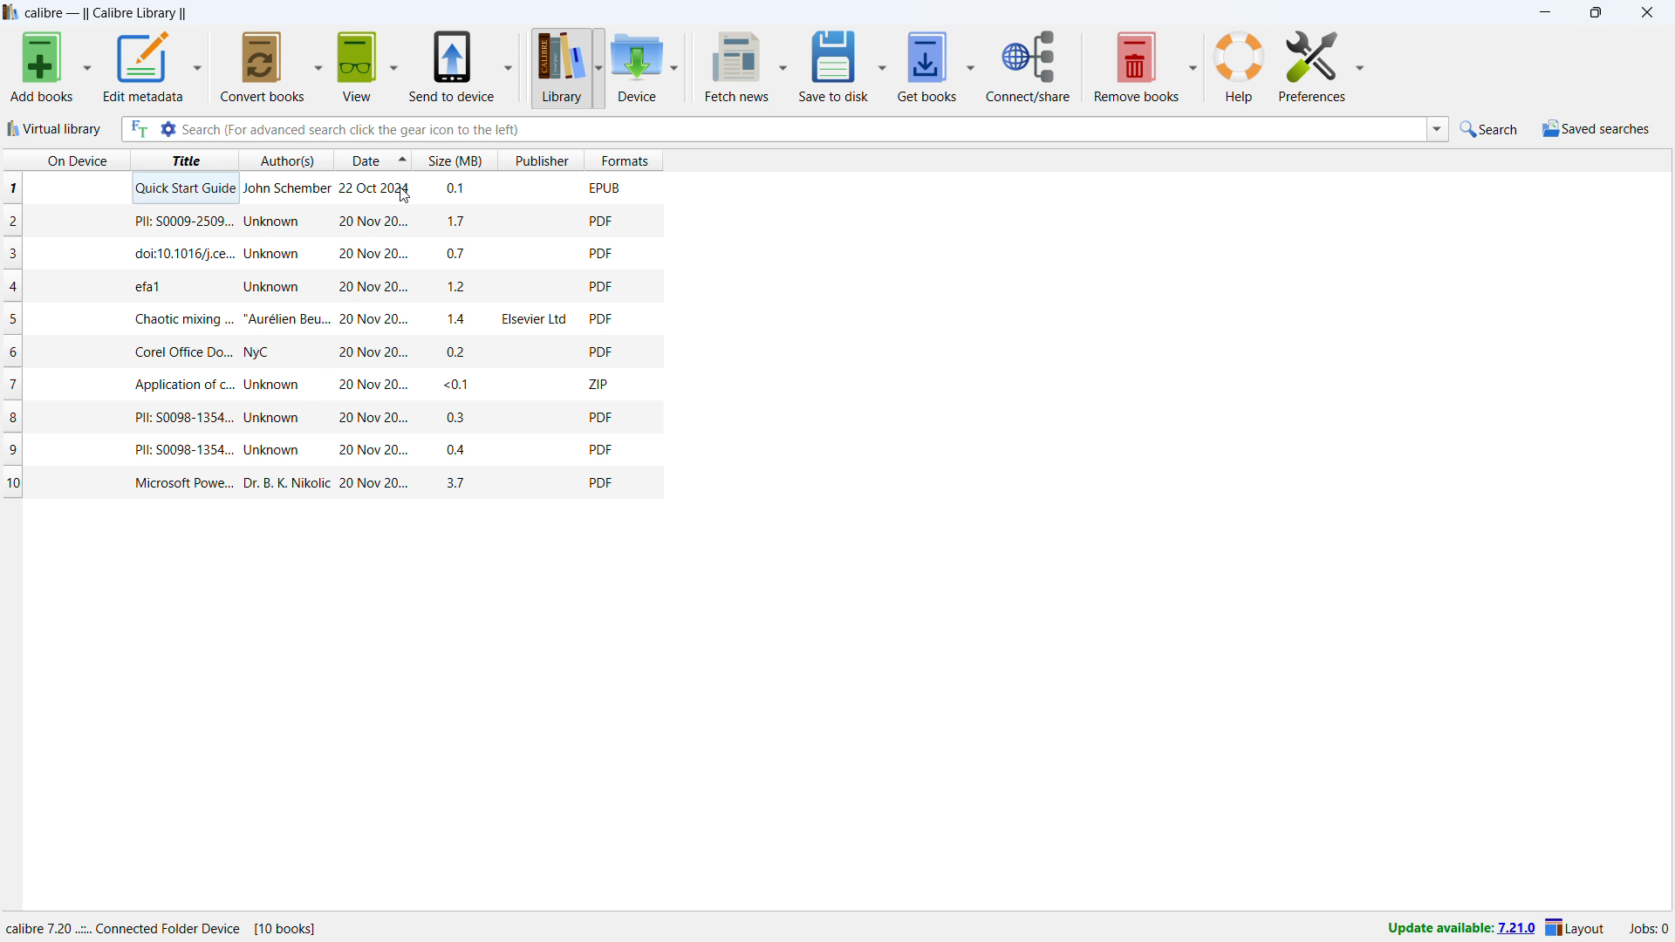 This screenshot has height=942, width=1675. What do you see at coordinates (784, 65) in the screenshot?
I see `fetch news options` at bounding box center [784, 65].